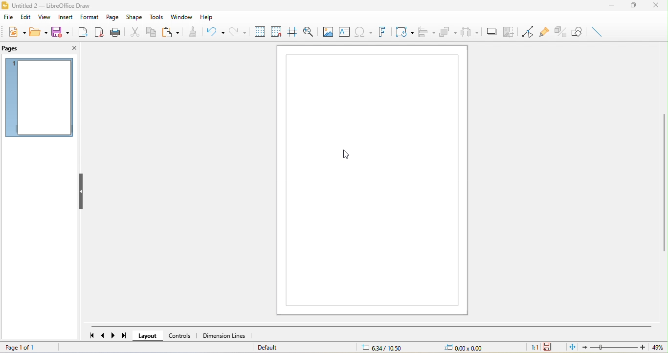 This screenshot has width=668, height=353. I want to click on display grid, so click(260, 31).